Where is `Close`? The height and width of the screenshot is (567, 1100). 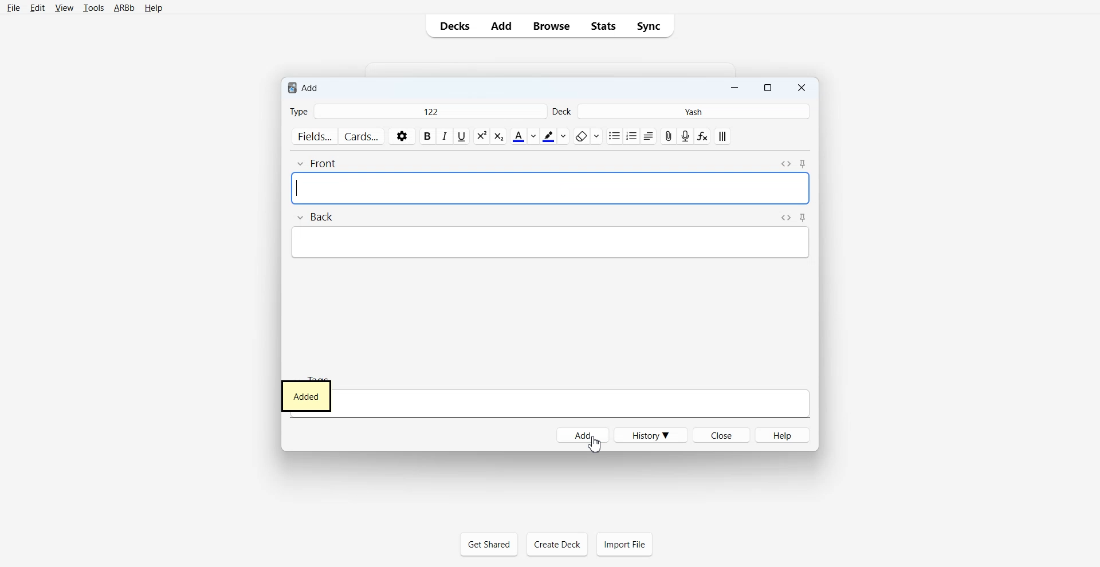
Close is located at coordinates (800, 88).